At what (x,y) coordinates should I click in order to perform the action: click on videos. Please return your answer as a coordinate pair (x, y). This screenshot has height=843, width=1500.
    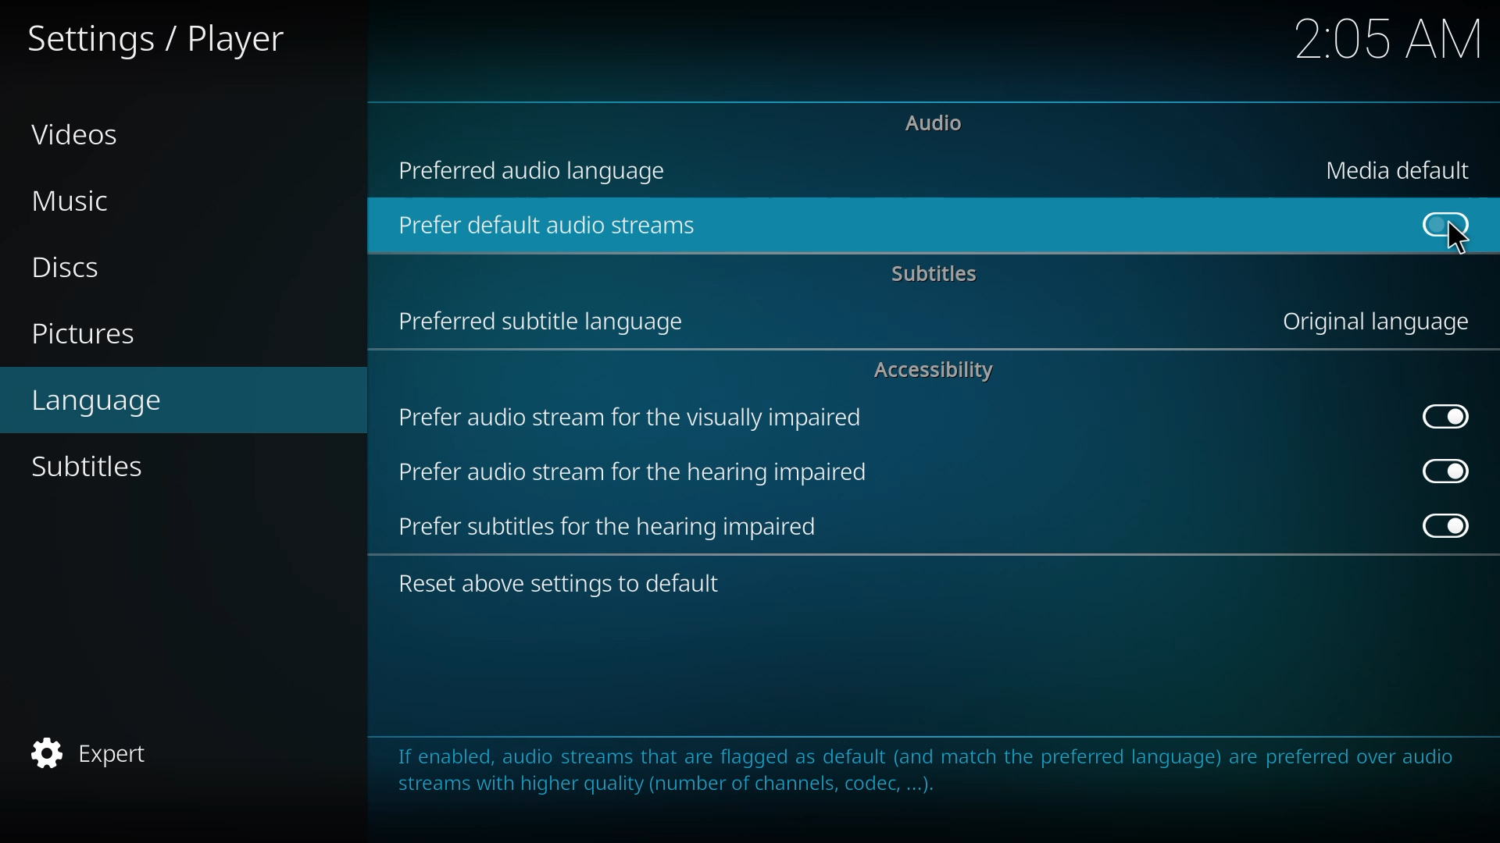
    Looking at the image, I should click on (81, 133).